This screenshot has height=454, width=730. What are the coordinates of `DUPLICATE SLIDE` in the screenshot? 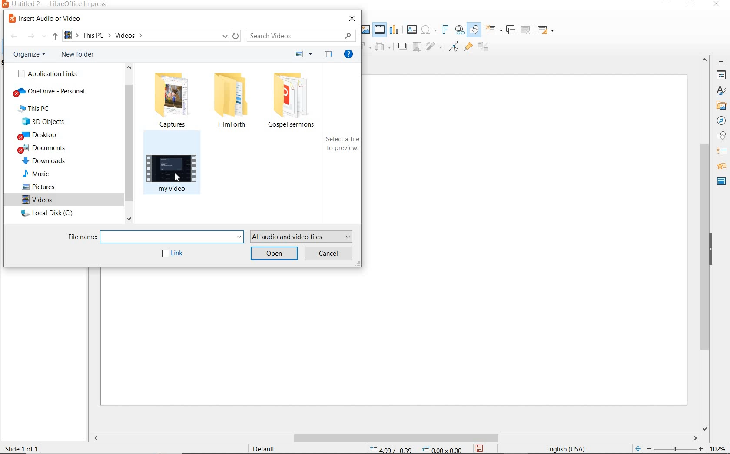 It's located at (511, 31).